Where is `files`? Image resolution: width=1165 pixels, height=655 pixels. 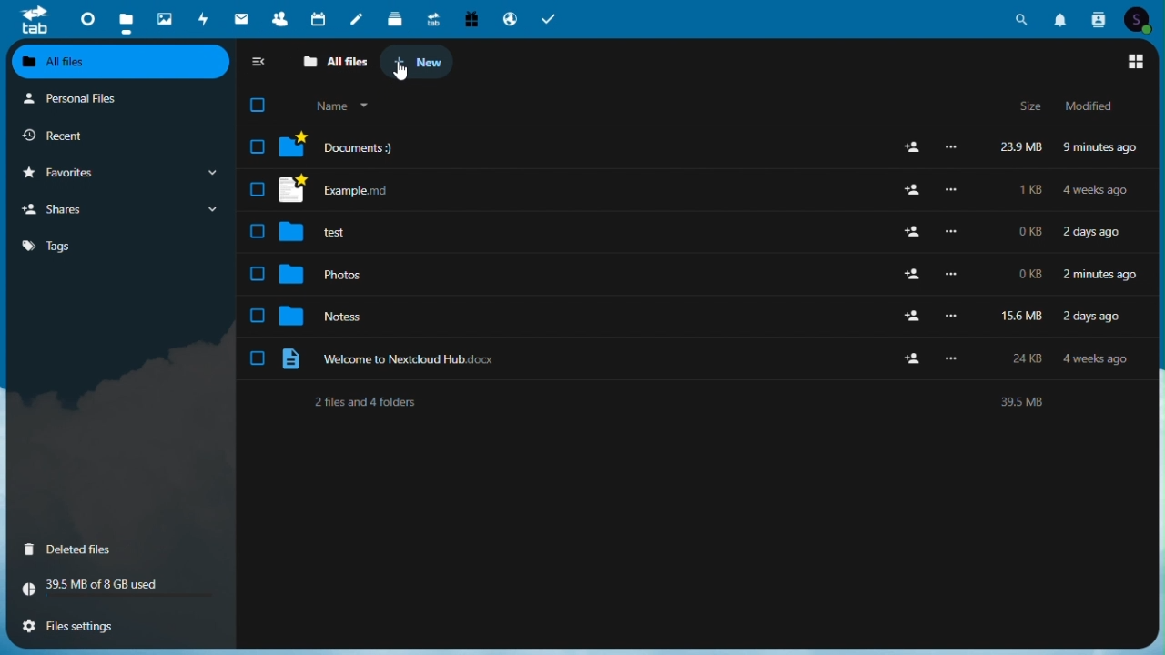
files is located at coordinates (127, 17).